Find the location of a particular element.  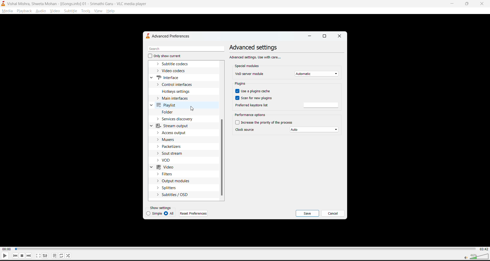

close is located at coordinates (340, 36).